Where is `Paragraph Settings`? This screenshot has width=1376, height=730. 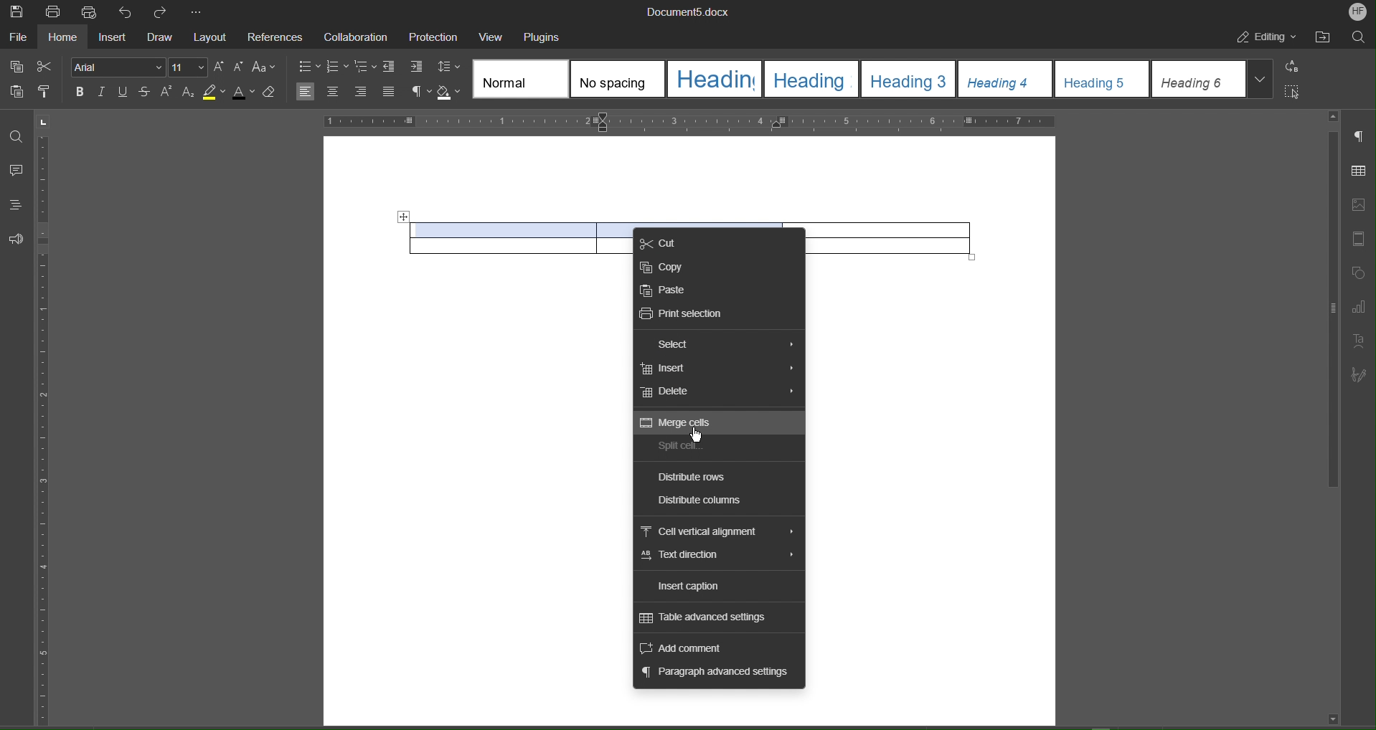
Paragraph Settings is located at coordinates (1360, 138).